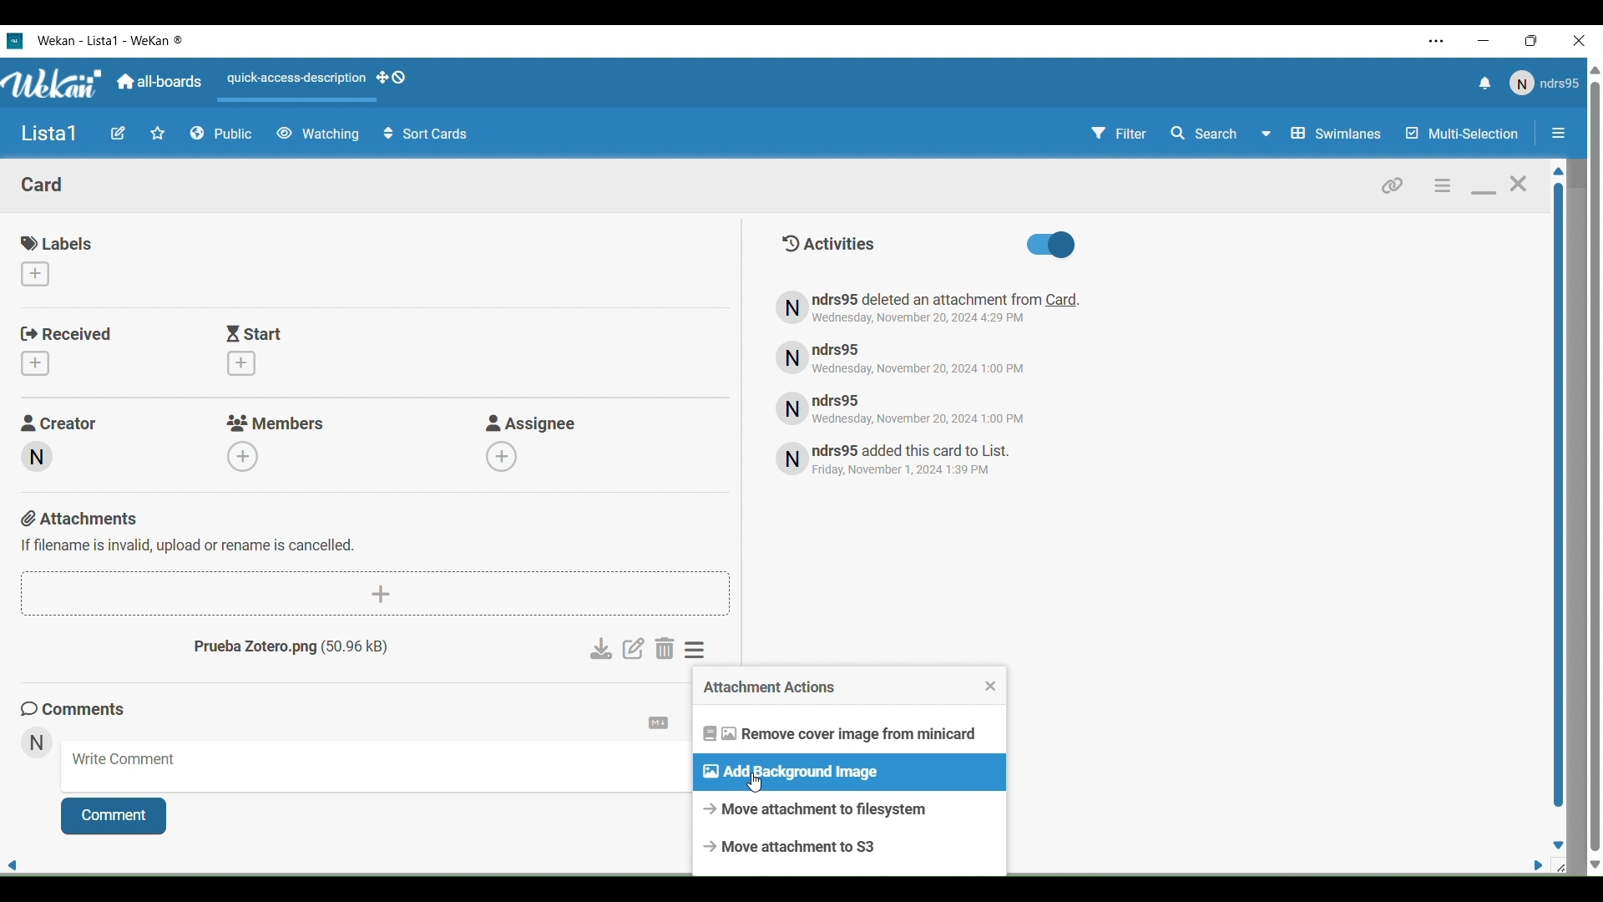 This screenshot has width=1603, height=902. Describe the element at coordinates (921, 357) in the screenshot. I see `Text` at that location.